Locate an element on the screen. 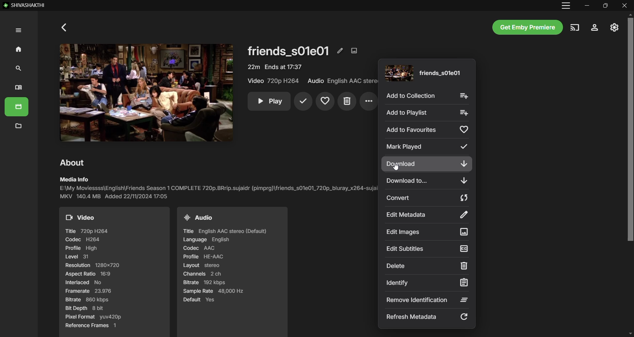 This screenshot has height=337, width=634. Video details is located at coordinates (115, 272).